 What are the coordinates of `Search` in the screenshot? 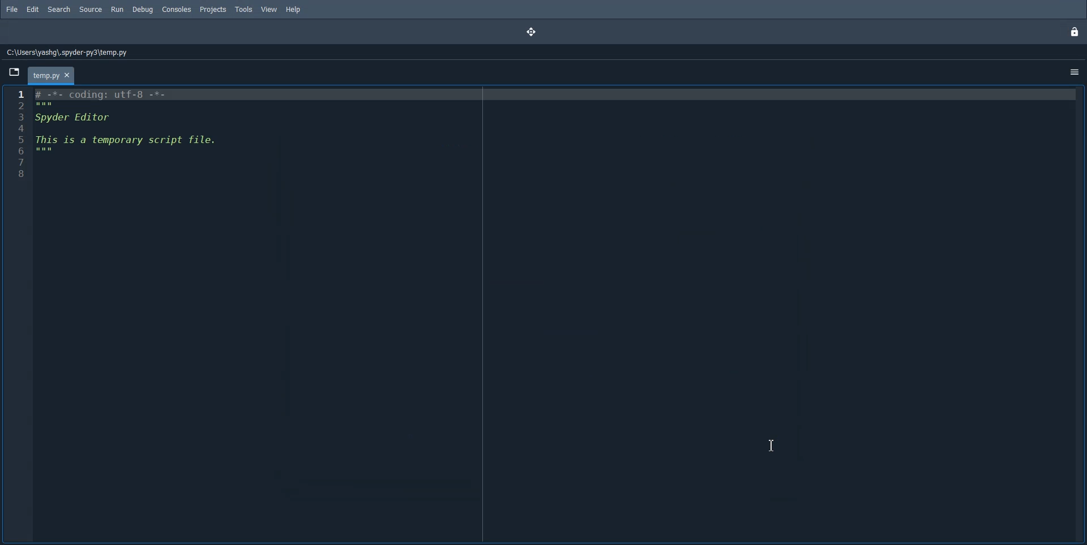 It's located at (59, 10).